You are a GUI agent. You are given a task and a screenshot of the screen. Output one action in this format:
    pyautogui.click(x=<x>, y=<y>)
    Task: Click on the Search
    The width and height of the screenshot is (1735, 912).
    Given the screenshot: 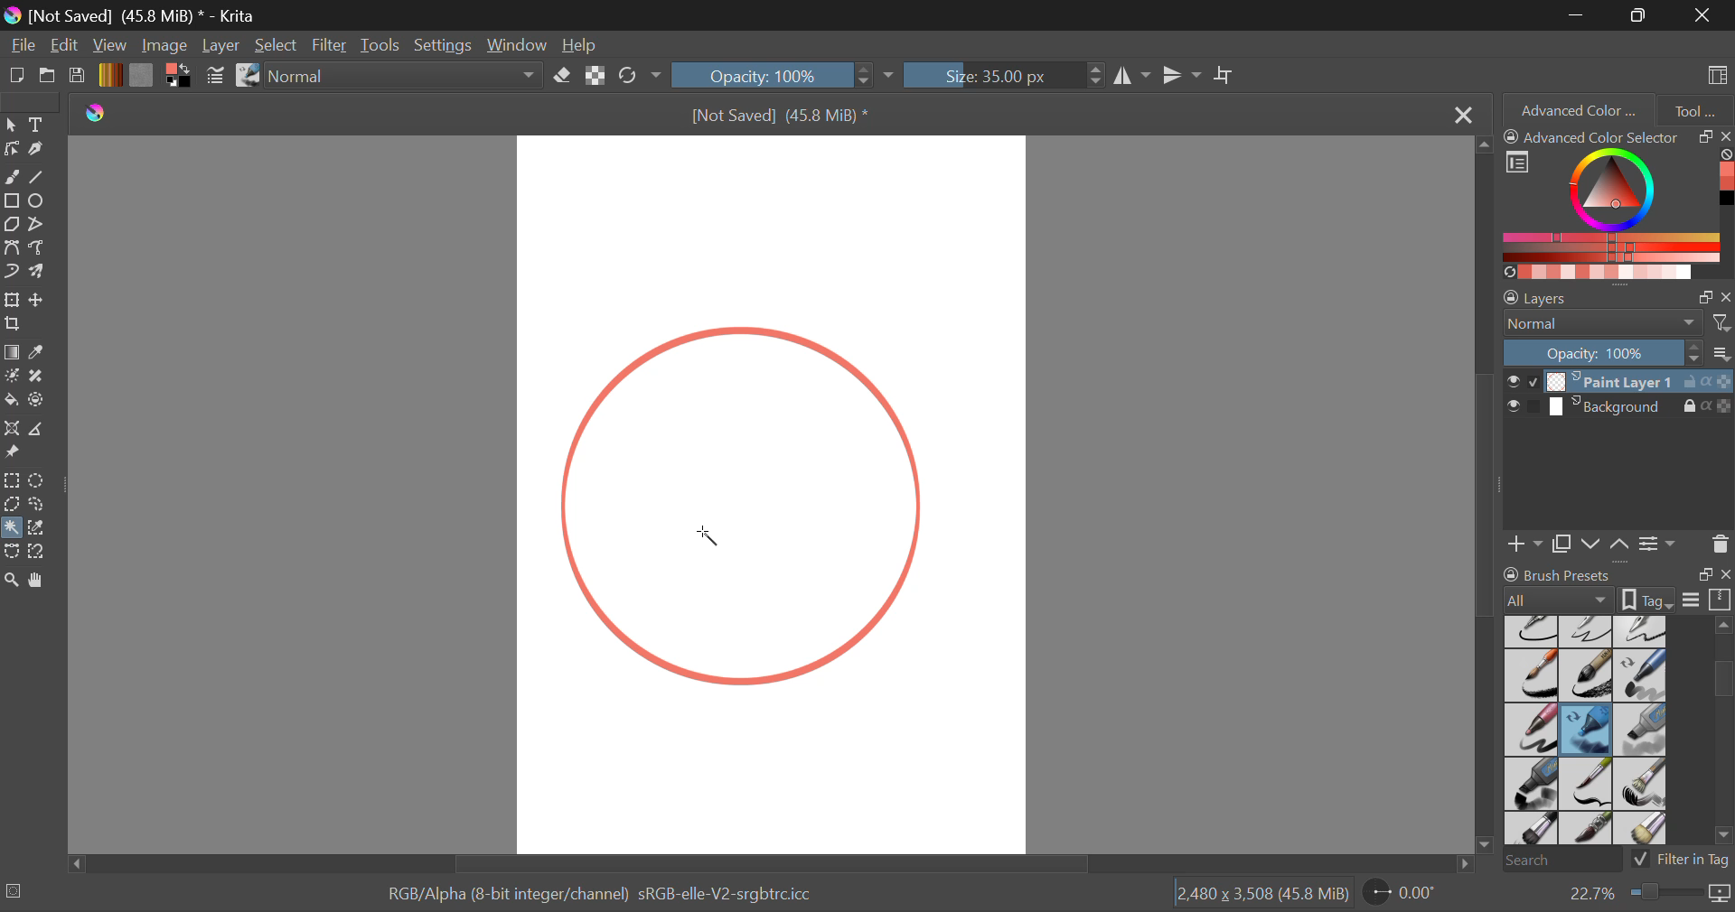 What is the action you would take?
    pyautogui.click(x=1557, y=861)
    